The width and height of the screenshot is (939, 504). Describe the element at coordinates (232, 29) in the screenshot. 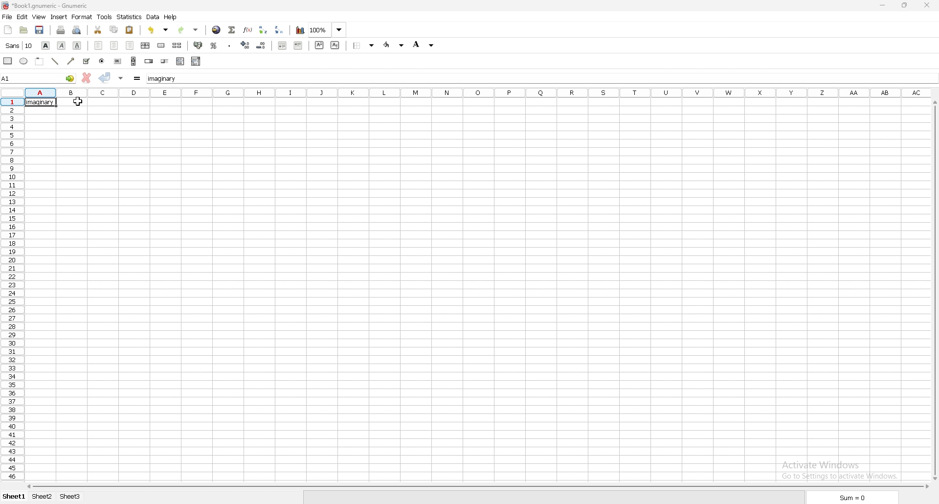

I see `summation` at that location.